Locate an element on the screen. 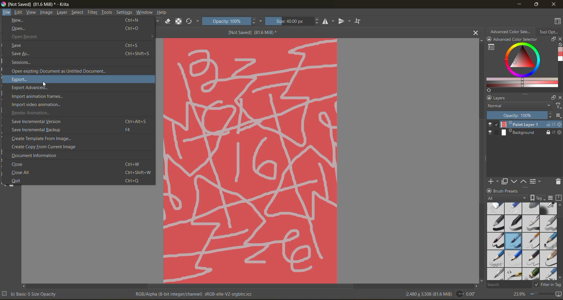 This screenshot has height=300, width=563. tool options is located at coordinates (549, 31).